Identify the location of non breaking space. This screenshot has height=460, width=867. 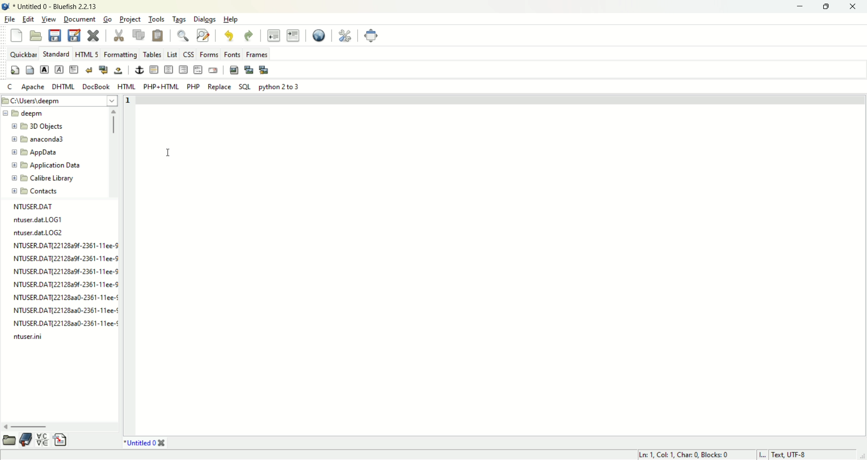
(118, 71).